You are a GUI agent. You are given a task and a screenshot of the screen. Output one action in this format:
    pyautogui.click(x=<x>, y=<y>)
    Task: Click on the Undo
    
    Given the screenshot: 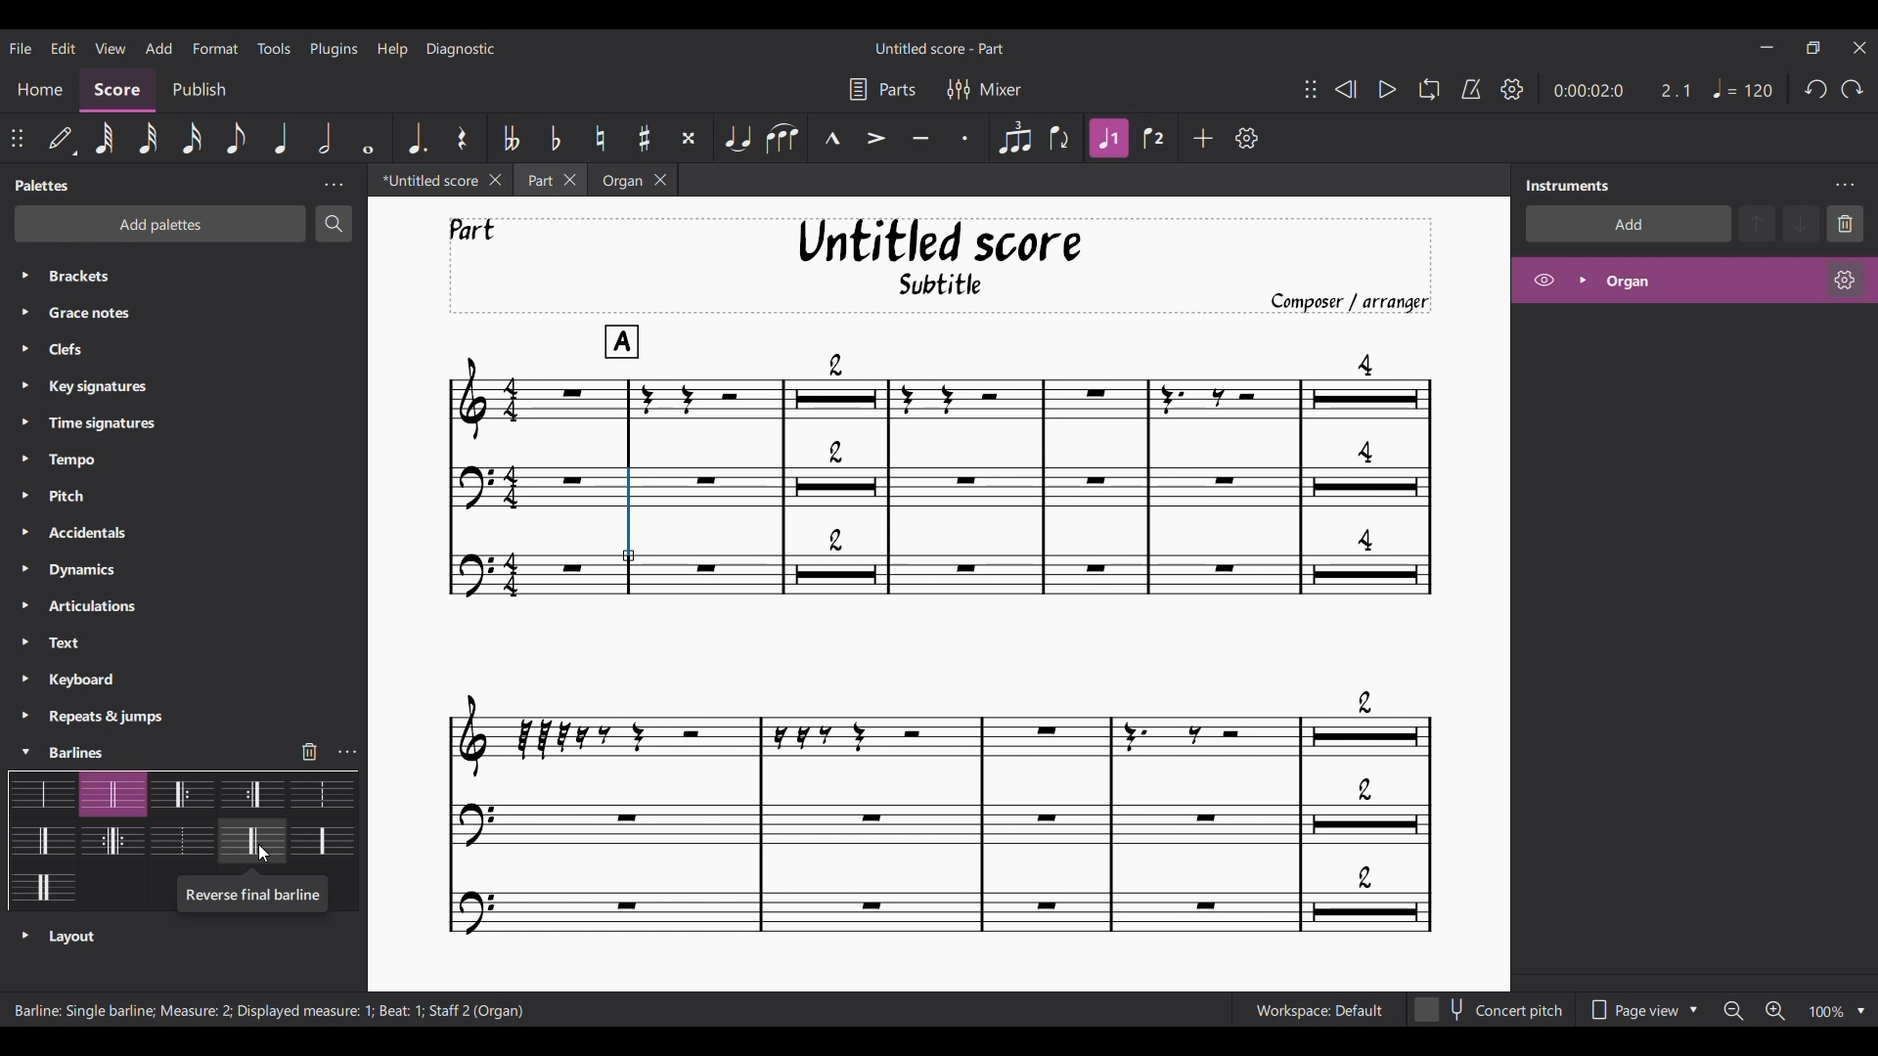 What is the action you would take?
    pyautogui.click(x=1815, y=89)
    